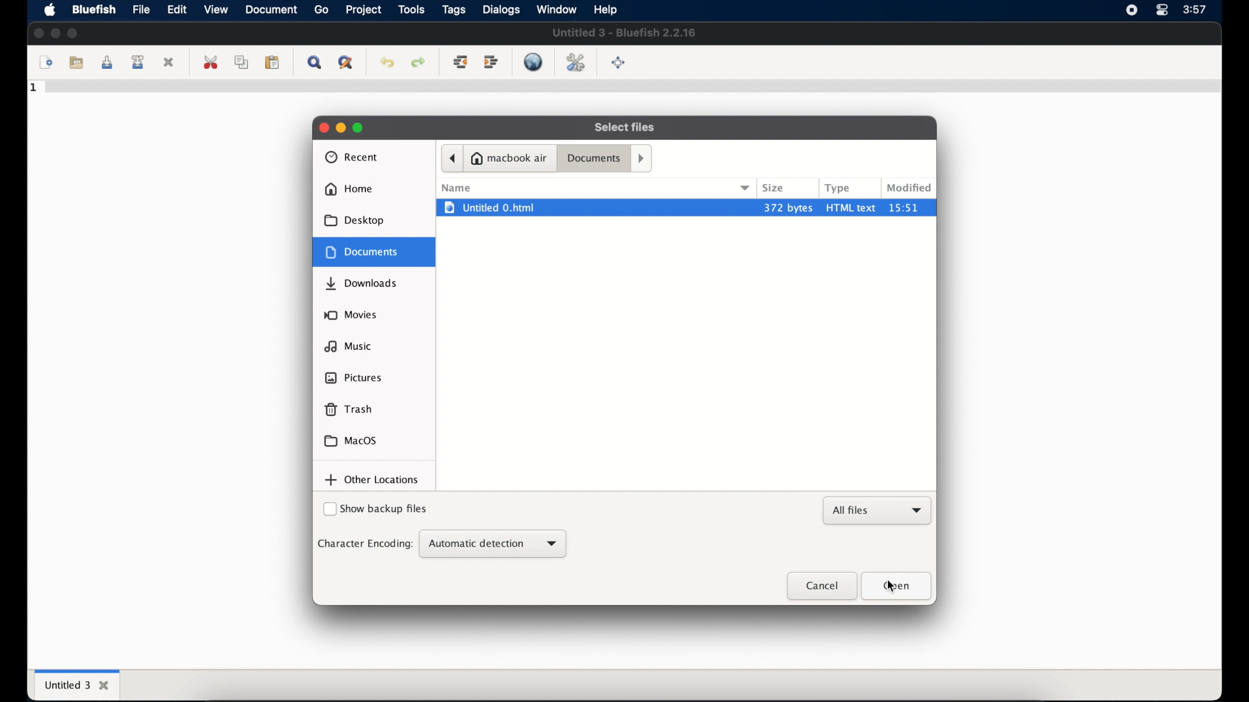 This screenshot has height=702, width=1249. Describe the element at coordinates (372, 480) in the screenshot. I see `other locations` at that location.